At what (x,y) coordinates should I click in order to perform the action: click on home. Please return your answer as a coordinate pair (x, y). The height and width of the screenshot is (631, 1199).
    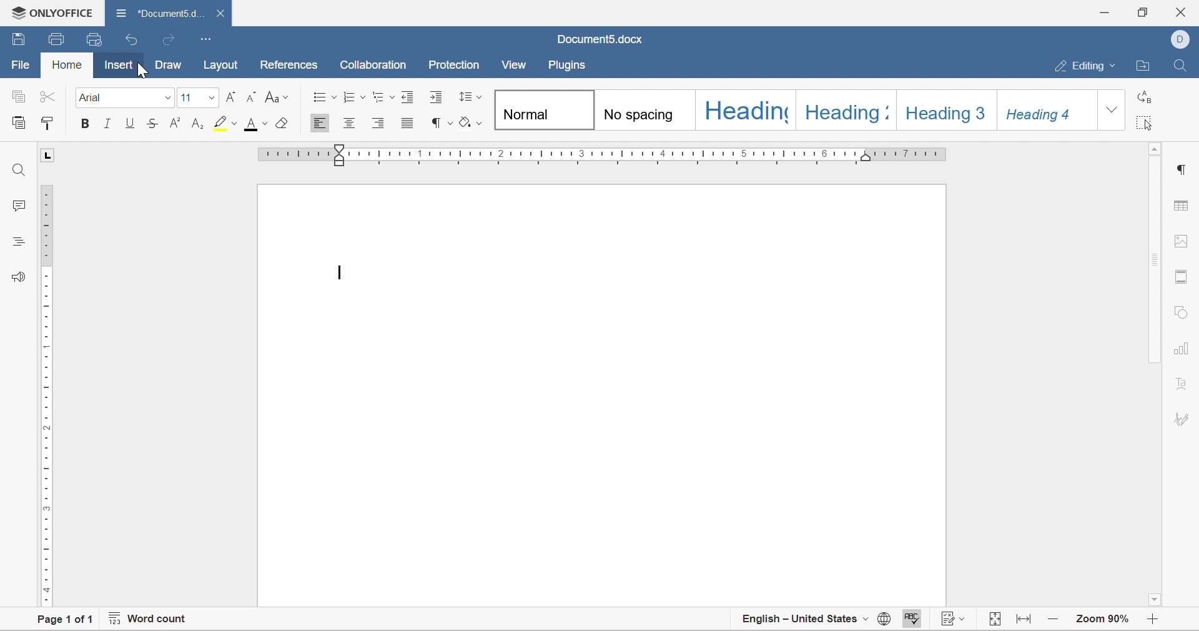
    Looking at the image, I should click on (66, 65).